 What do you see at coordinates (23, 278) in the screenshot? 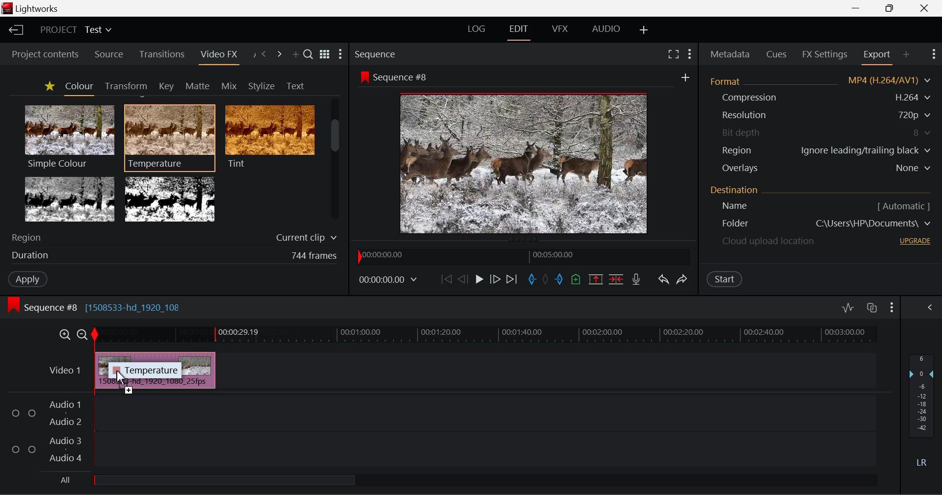
I see `Apply` at bounding box center [23, 278].